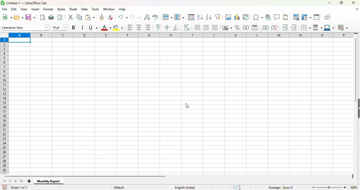 This screenshot has height=190, width=360. I want to click on standard selection, so click(237, 187).